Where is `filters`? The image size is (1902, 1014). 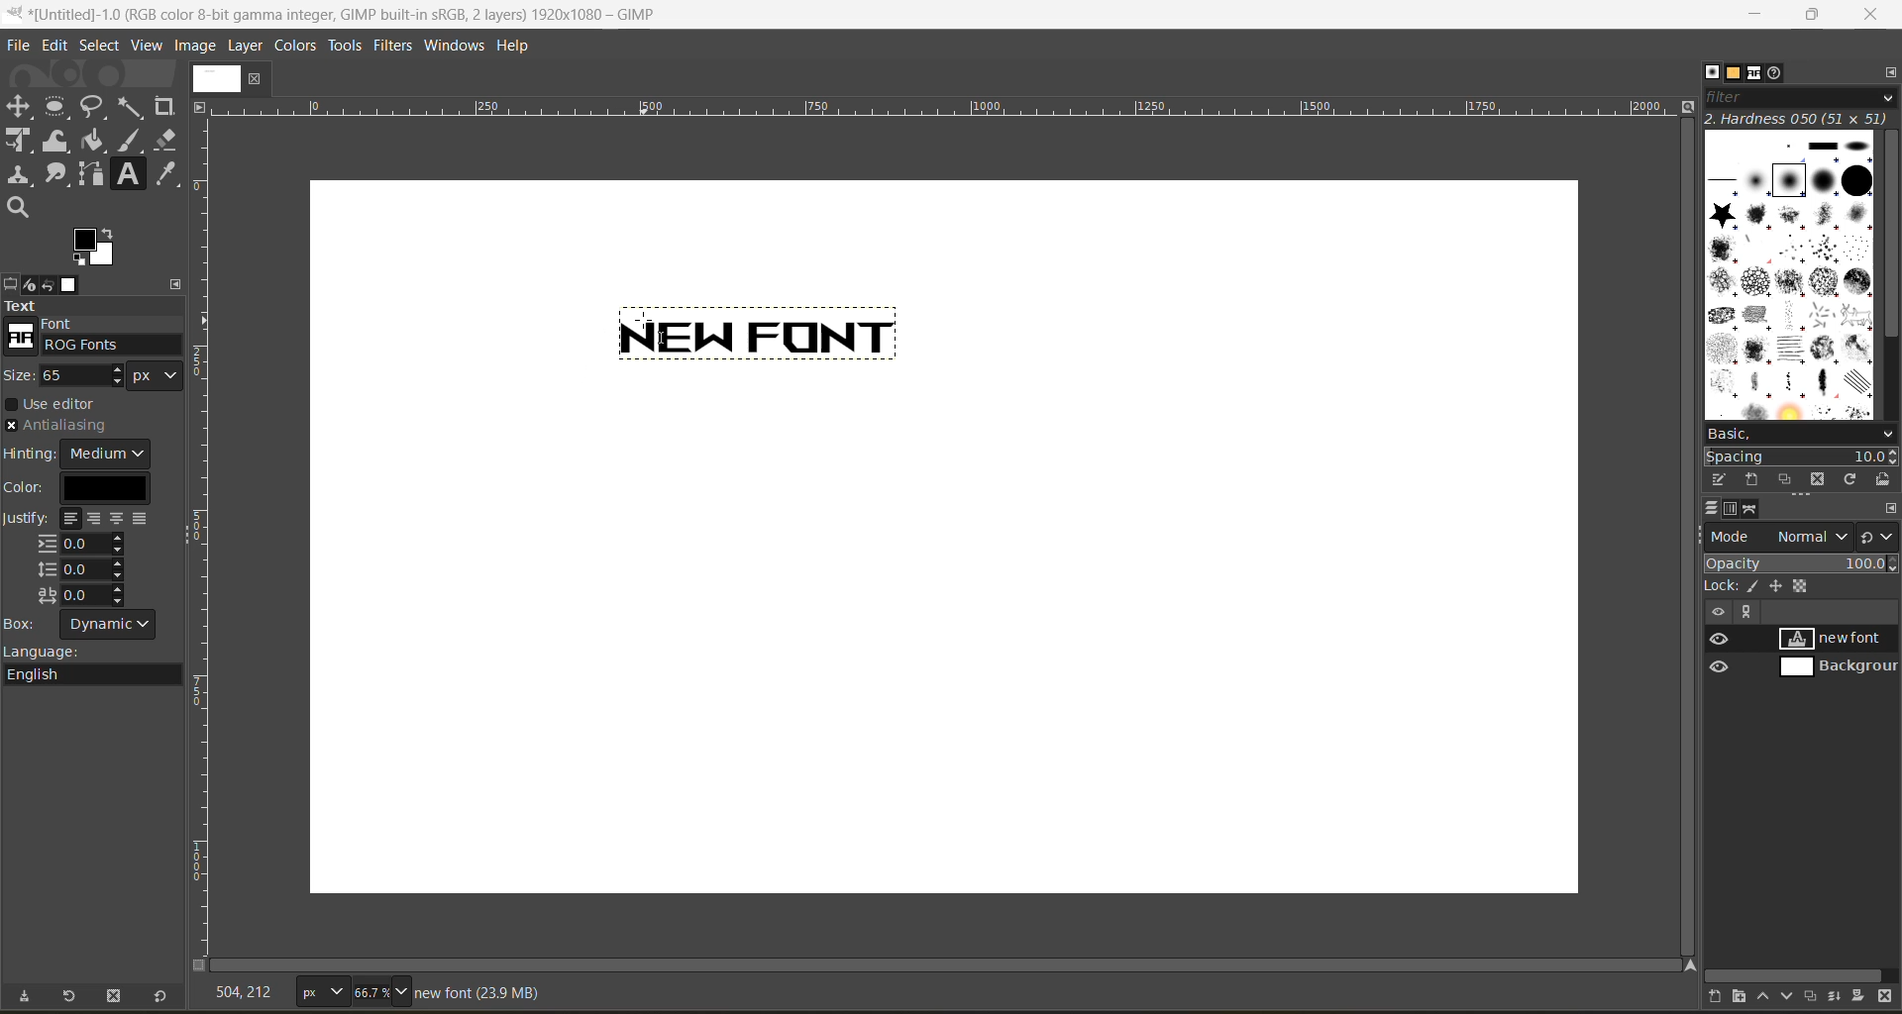 filters is located at coordinates (393, 50).